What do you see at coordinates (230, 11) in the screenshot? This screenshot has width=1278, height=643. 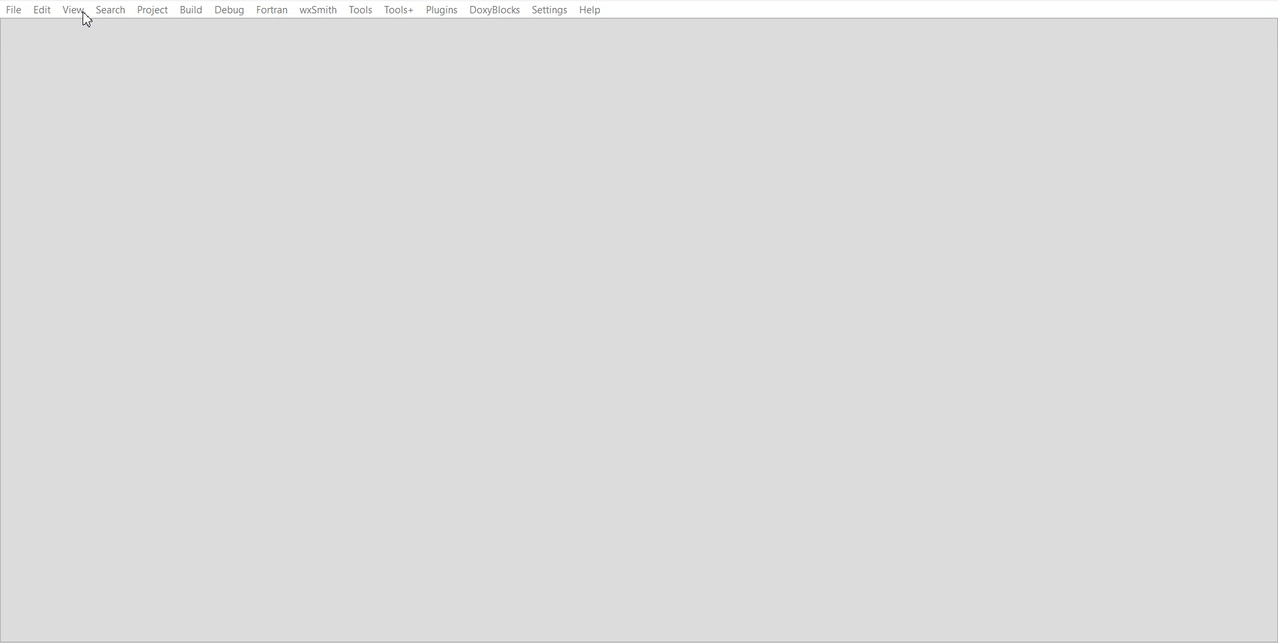 I see `Debug` at bounding box center [230, 11].